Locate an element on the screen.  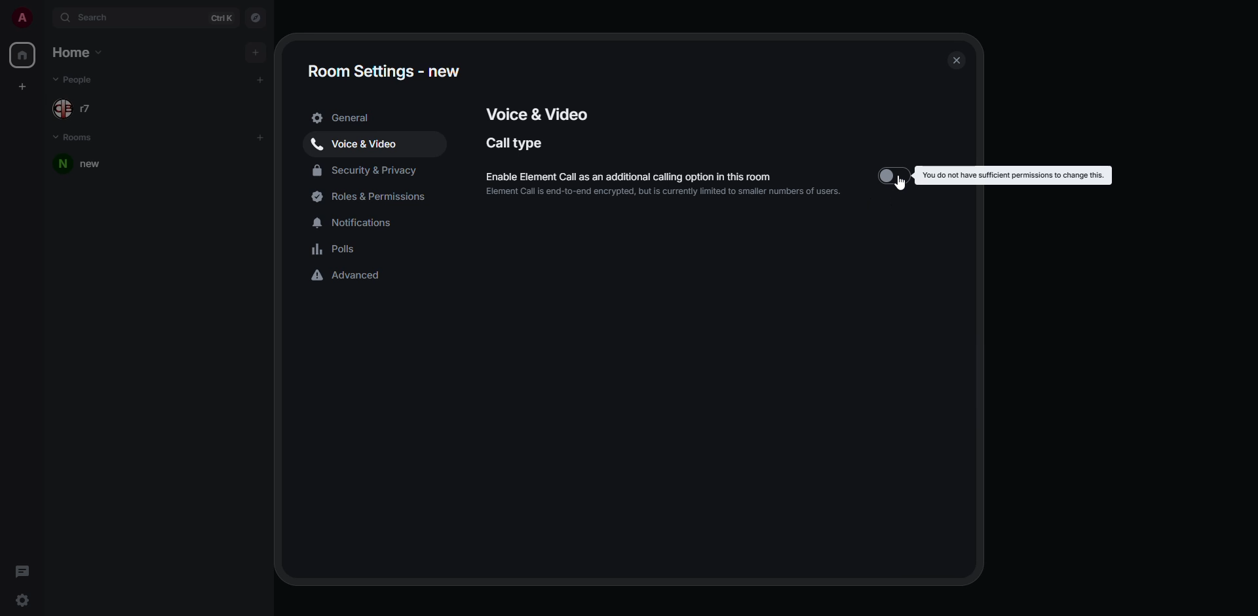
disabled is located at coordinates (894, 176).